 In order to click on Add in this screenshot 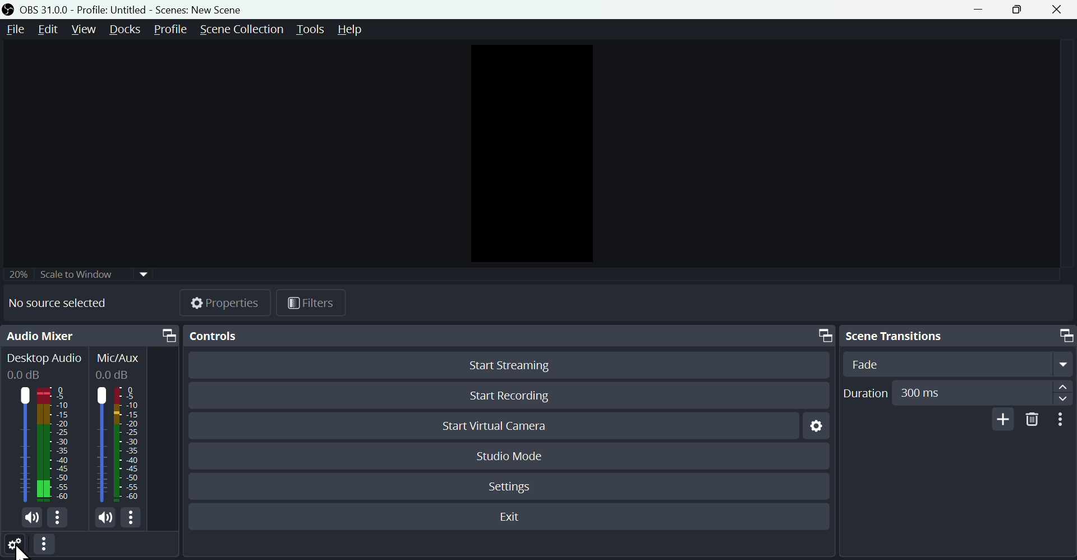, I will do `click(1005, 419)`.